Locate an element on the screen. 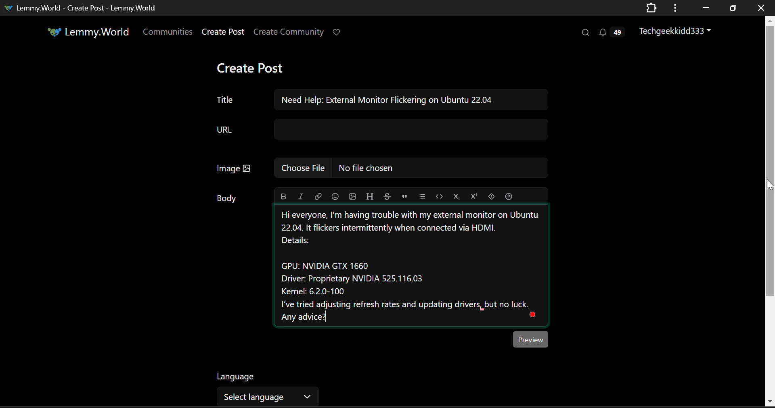 This screenshot has height=408, width=775. Header is located at coordinates (370, 196).